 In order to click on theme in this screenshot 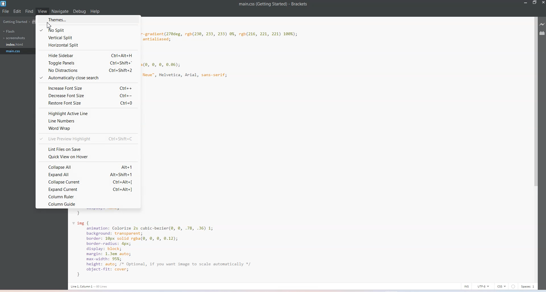, I will do `click(82, 20)`.